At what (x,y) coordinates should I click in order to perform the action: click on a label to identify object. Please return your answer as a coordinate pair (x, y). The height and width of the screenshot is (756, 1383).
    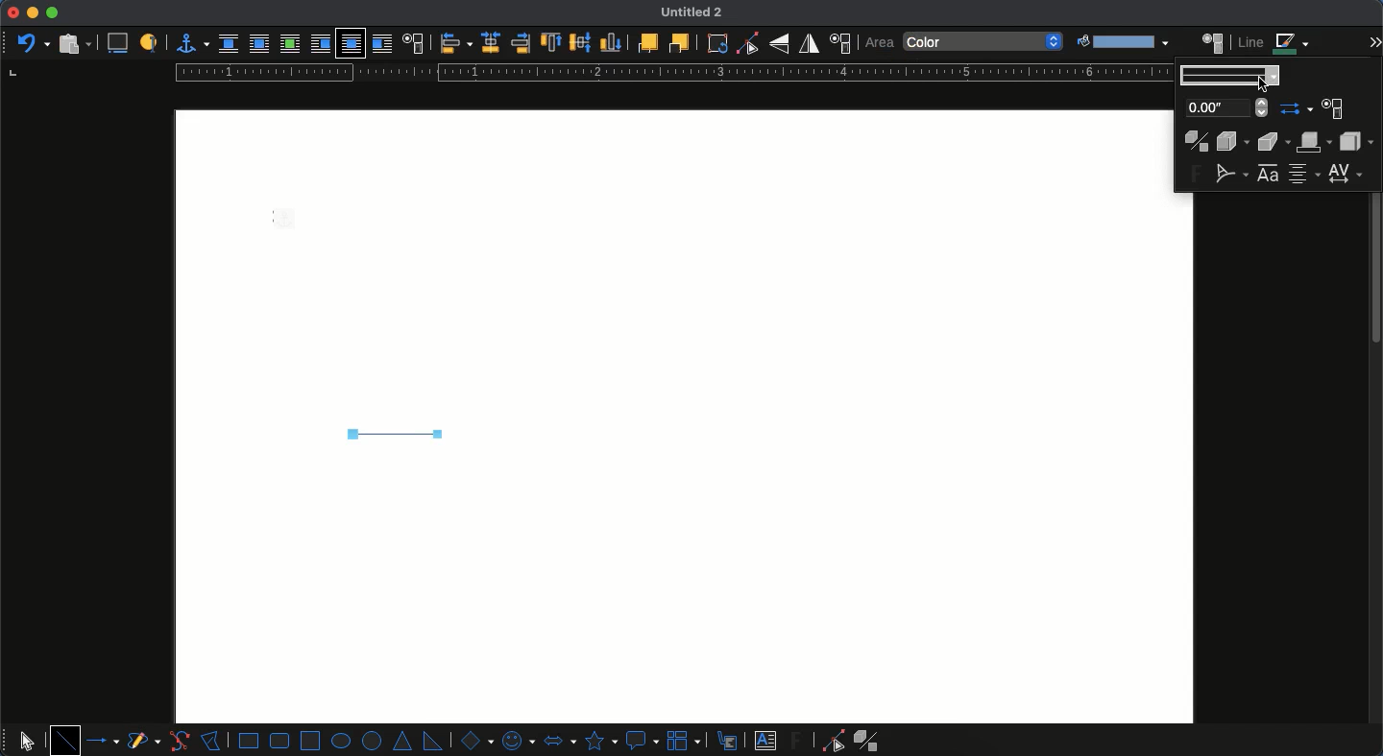
    Looking at the image, I should click on (149, 44).